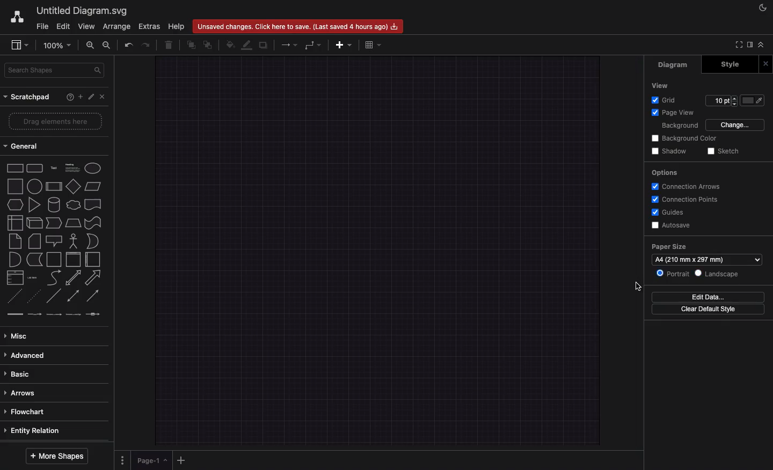 The width and height of the screenshot is (773, 470). I want to click on Change, so click(735, 126).